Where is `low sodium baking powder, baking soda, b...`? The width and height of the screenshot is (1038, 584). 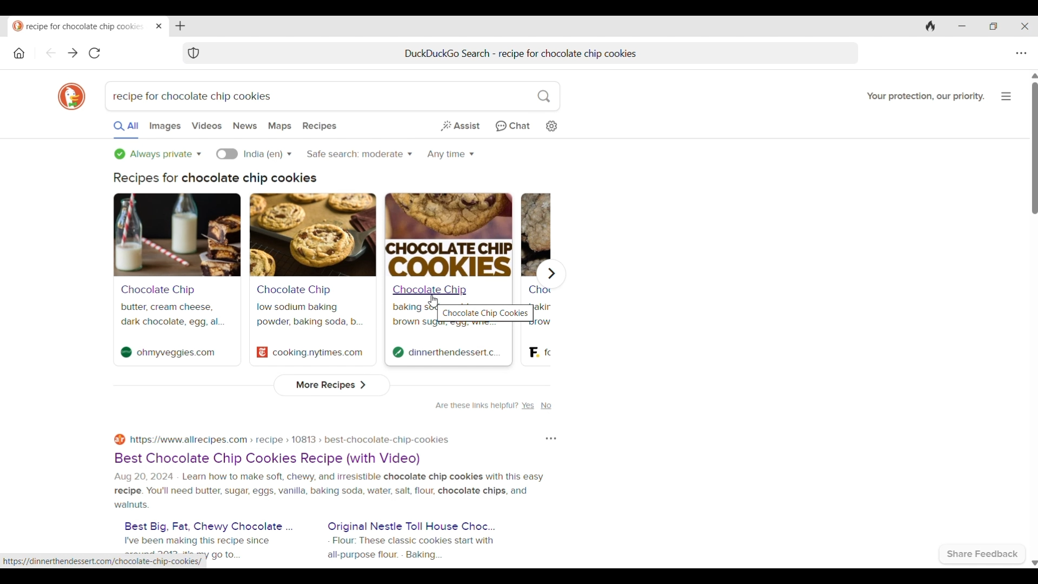
low sodium baking powder, baking soda, b... is located at coordinates (310, 315).